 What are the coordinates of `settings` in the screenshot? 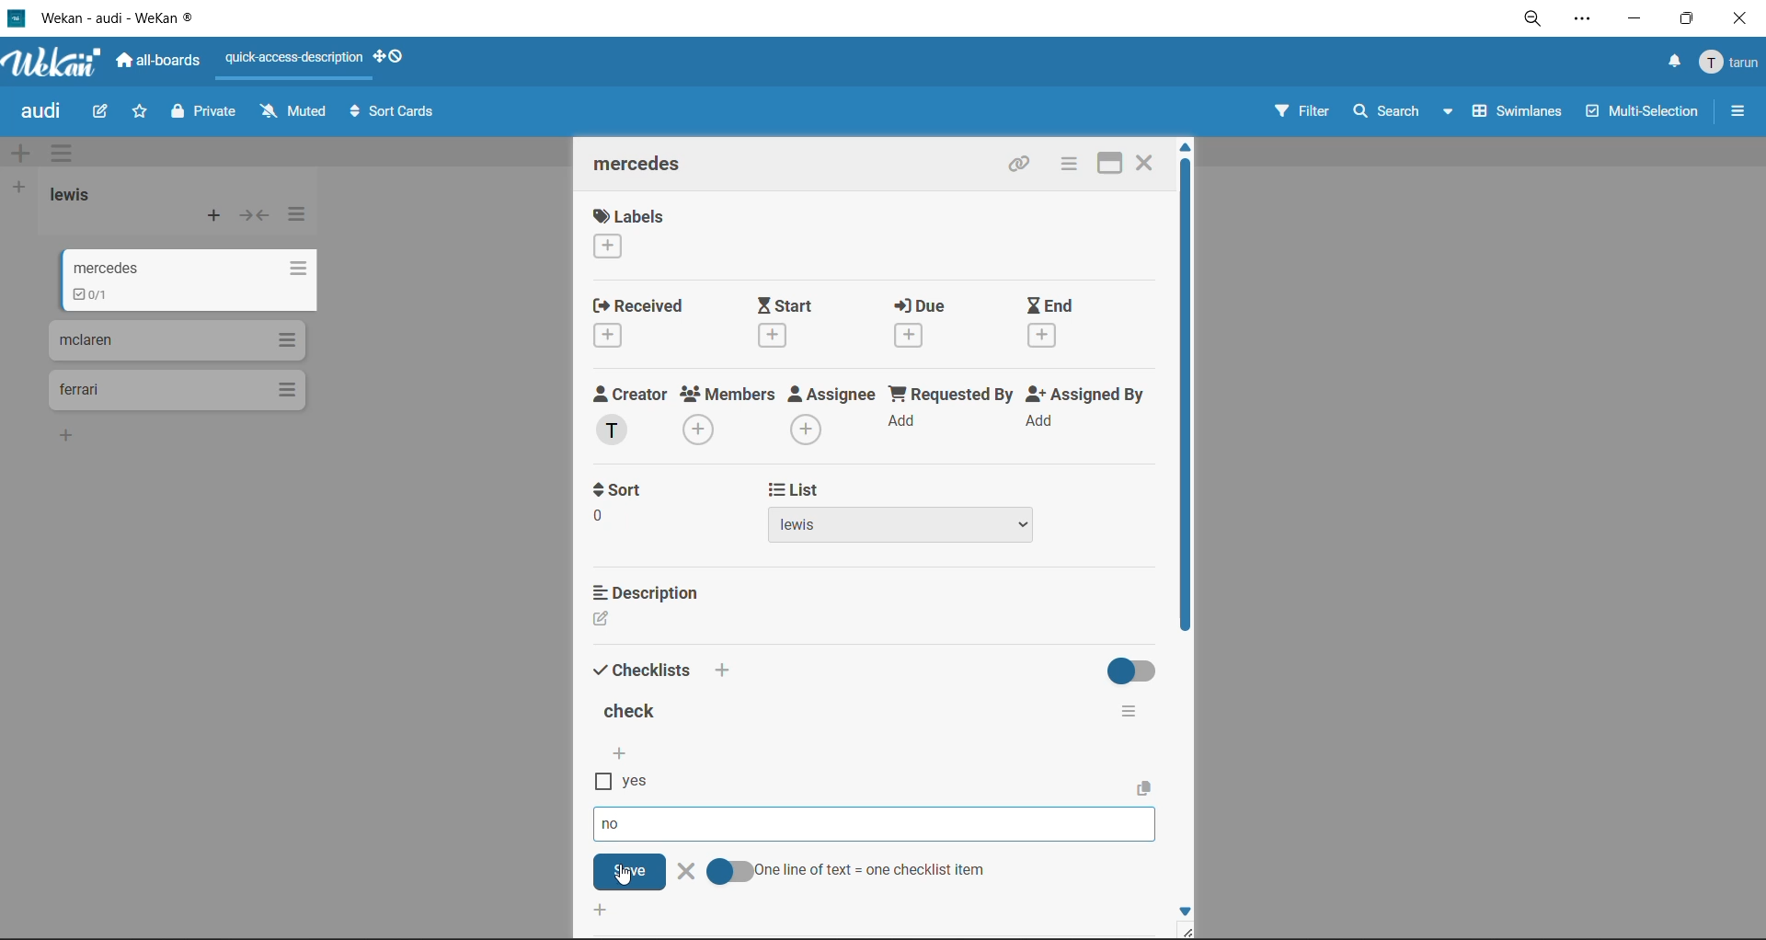 It's located at (1587, 22).